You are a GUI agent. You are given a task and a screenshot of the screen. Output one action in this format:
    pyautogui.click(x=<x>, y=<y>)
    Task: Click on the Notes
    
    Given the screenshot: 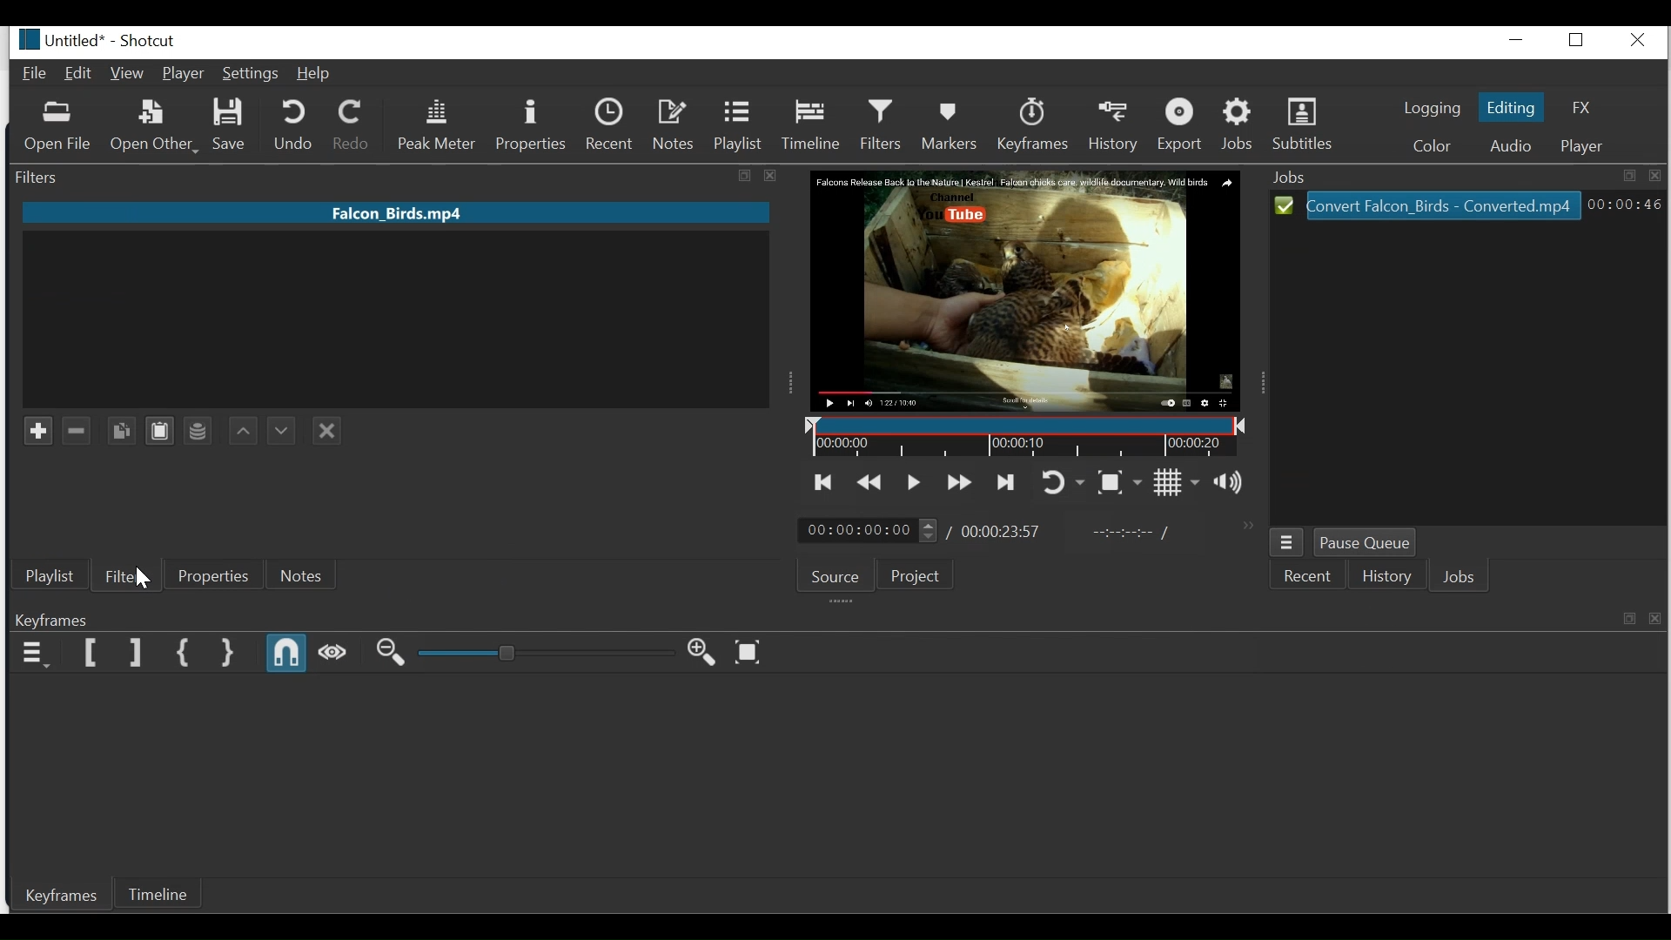 What is the action you would take?
    pyautogui.click(x=673, y=124)
    